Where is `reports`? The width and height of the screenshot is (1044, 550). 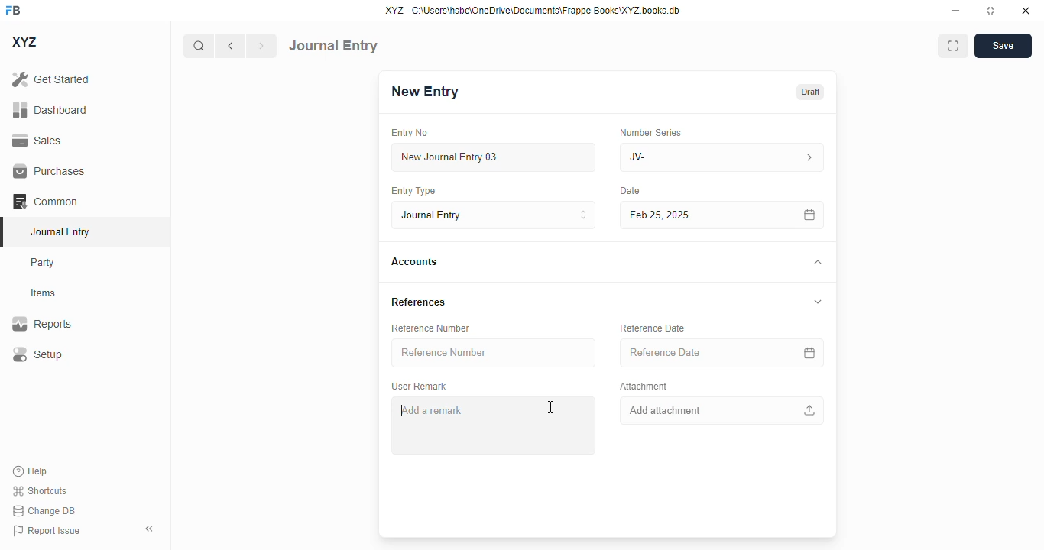
reports is located at coordinates (42, 323).